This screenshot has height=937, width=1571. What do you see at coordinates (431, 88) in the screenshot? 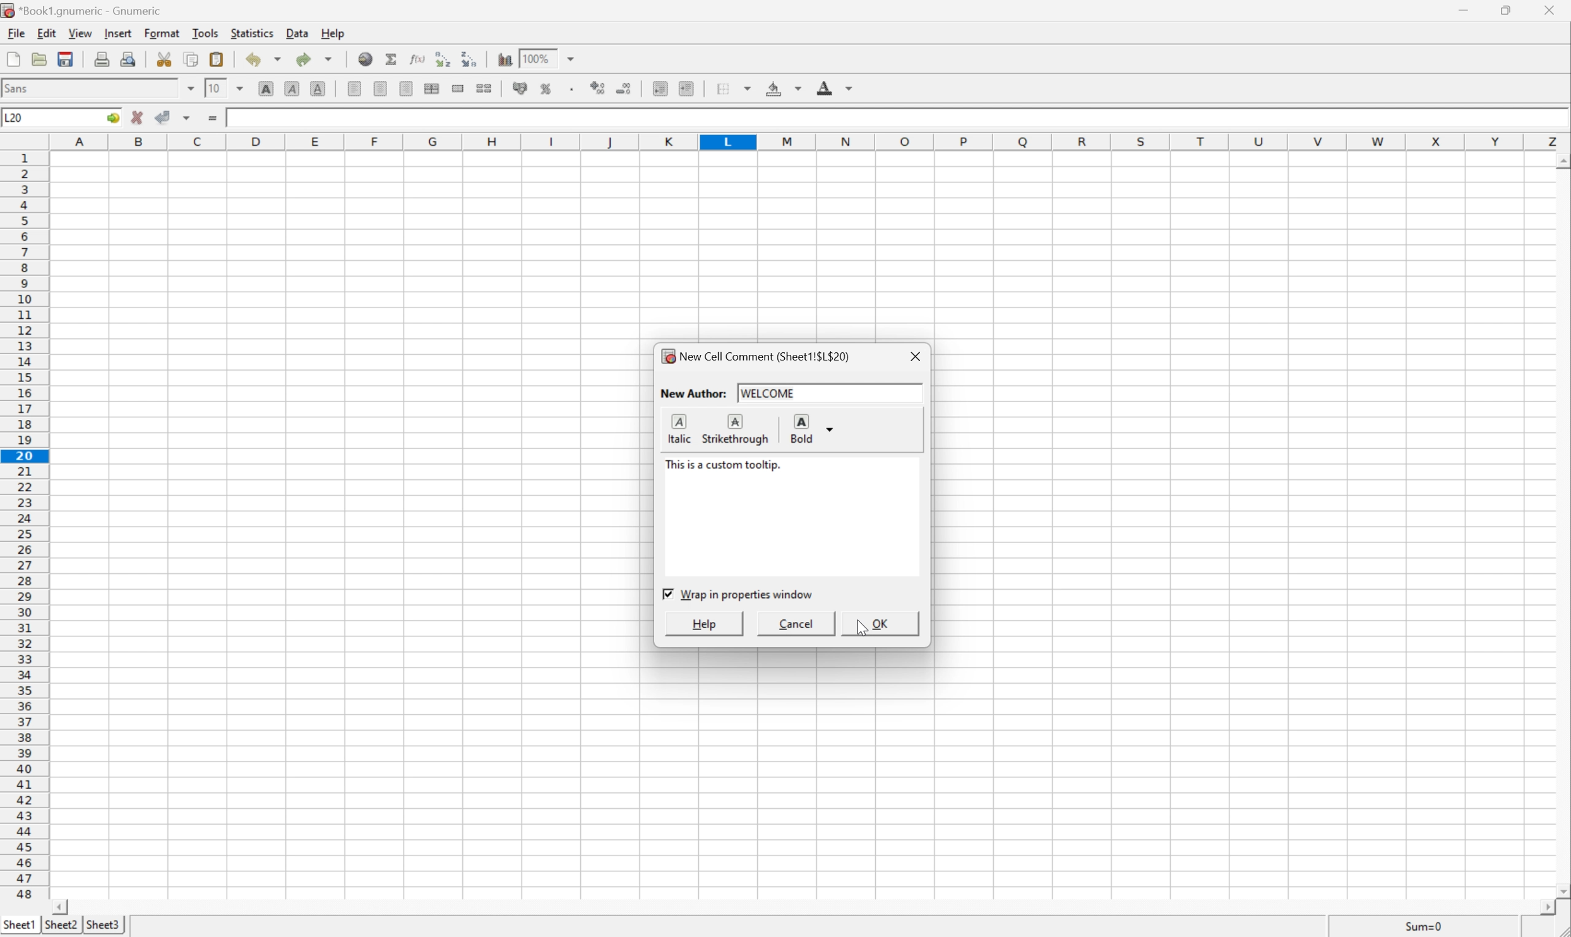
I see `Center horizontally across selection` at bounding box center [431, 88].